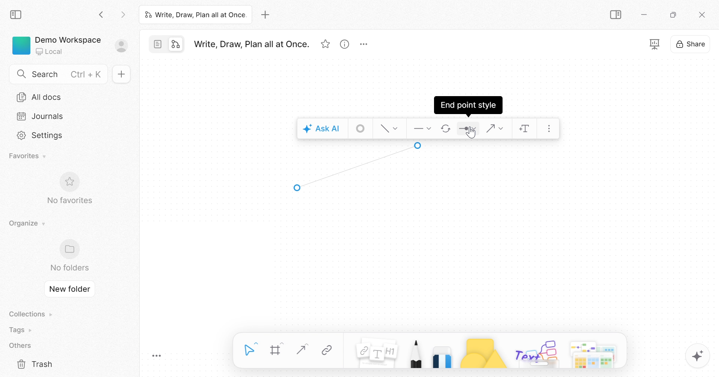 The image size is (719, 377). I want to click on Restore down, so click(673, 16).